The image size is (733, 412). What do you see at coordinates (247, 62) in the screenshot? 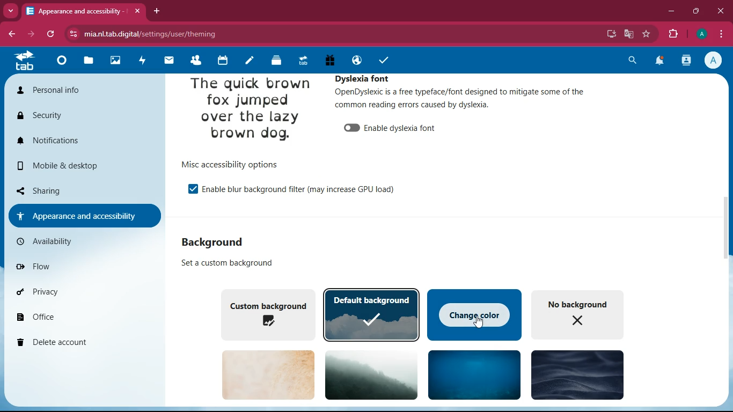
I see `notes` at bounding box center [247, 62].